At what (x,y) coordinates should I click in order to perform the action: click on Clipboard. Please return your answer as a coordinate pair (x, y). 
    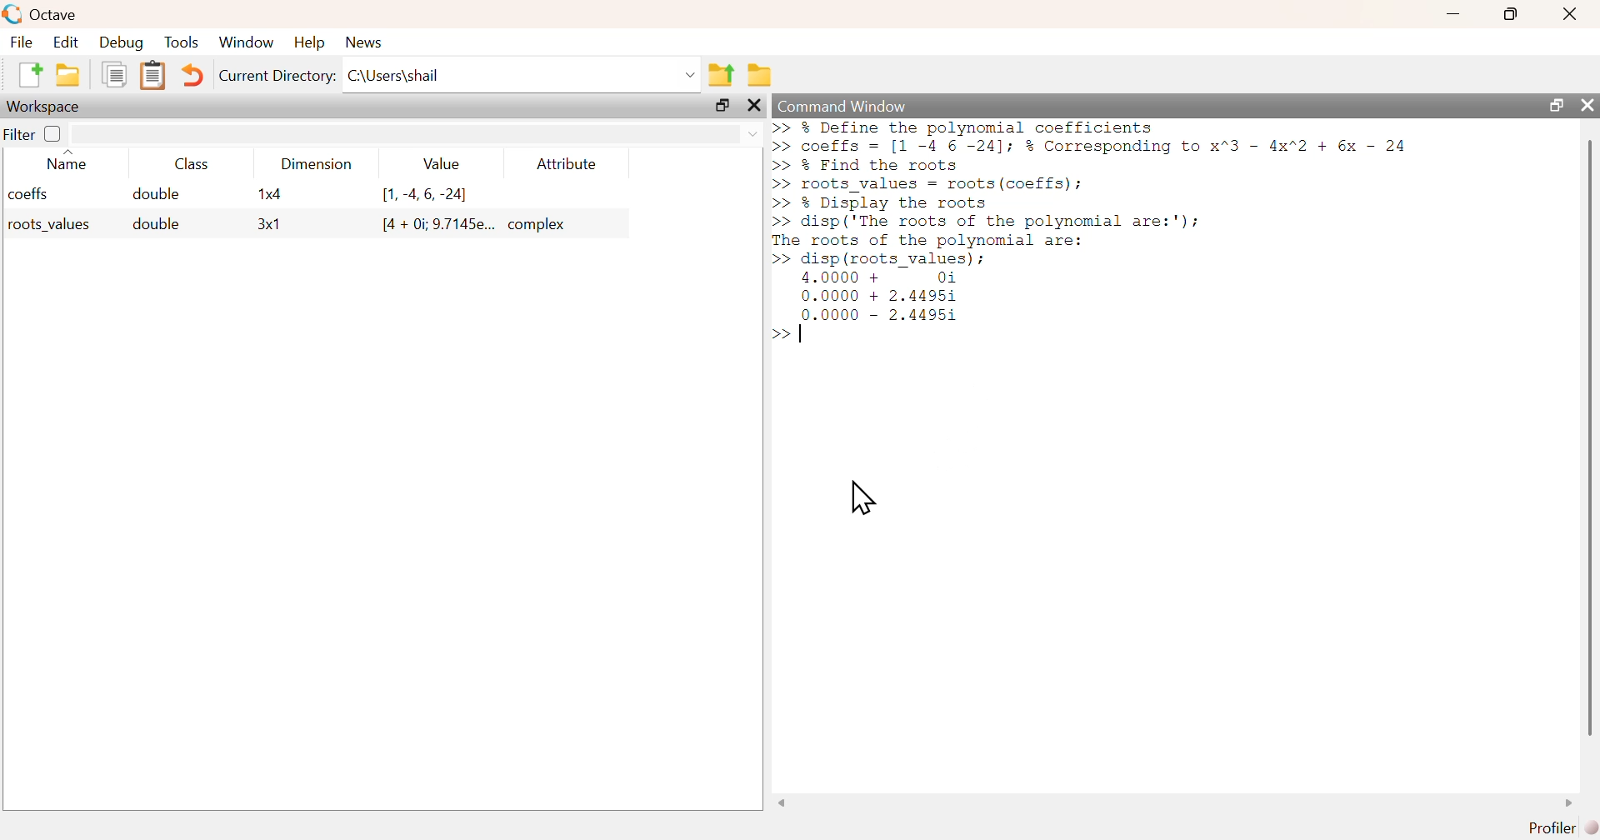
    Looking at the image, I should click on (151, 76).